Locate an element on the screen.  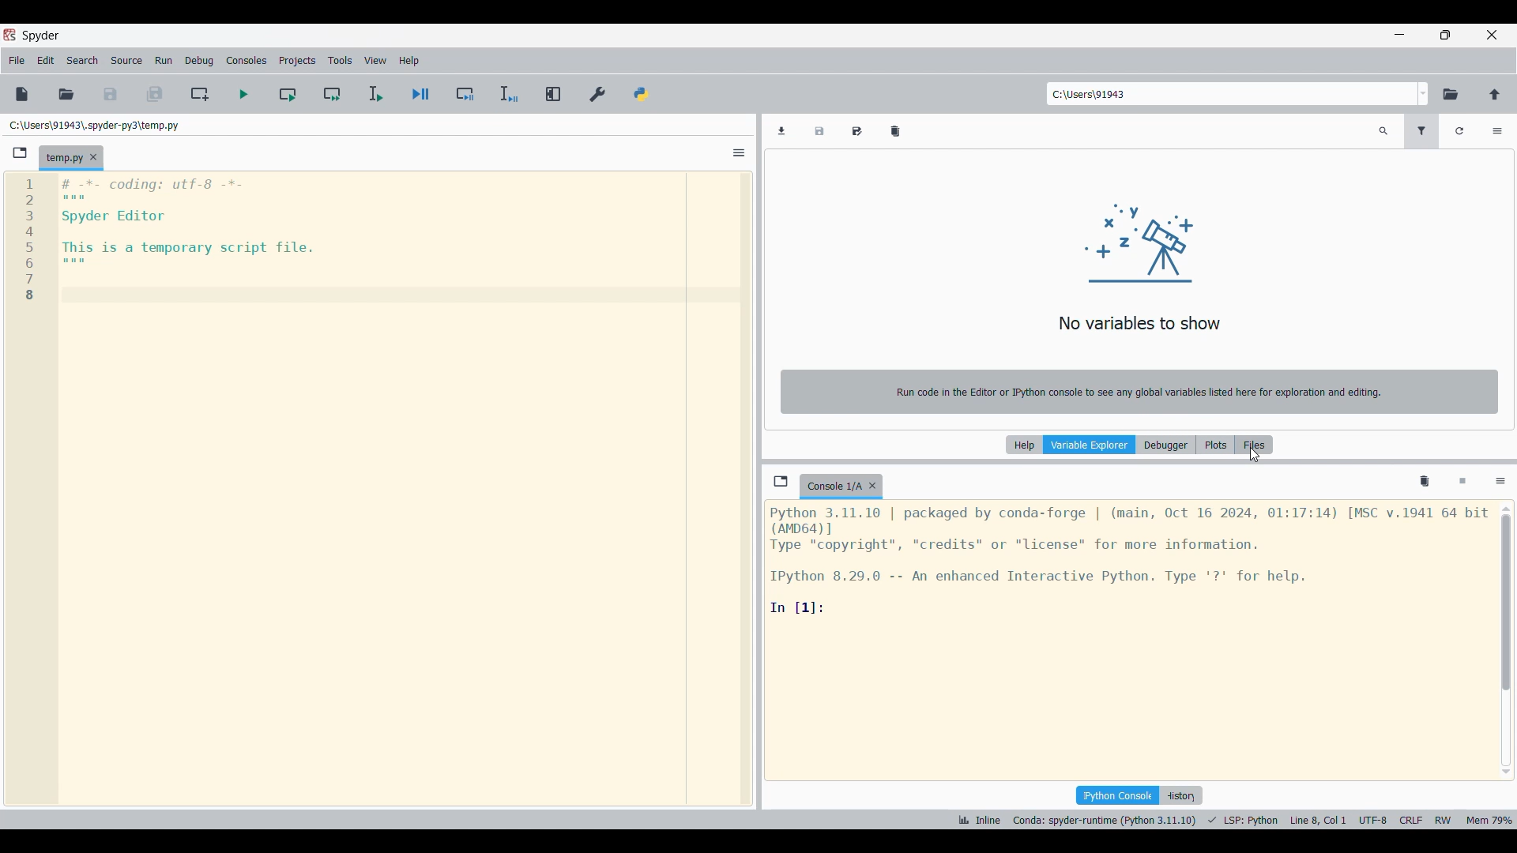
History is located at coordinates (1180, 795).